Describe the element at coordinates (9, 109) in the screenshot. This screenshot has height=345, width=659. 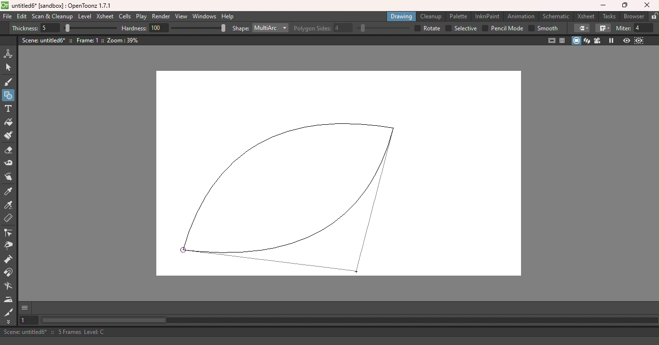
I see `Type tool` at that location.